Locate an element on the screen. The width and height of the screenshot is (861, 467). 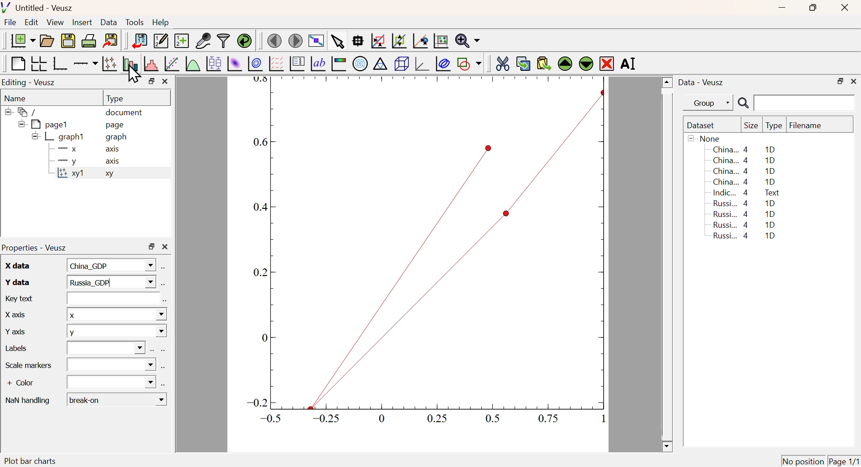
Histogram of a dataset is located at coordinates (151, 64).